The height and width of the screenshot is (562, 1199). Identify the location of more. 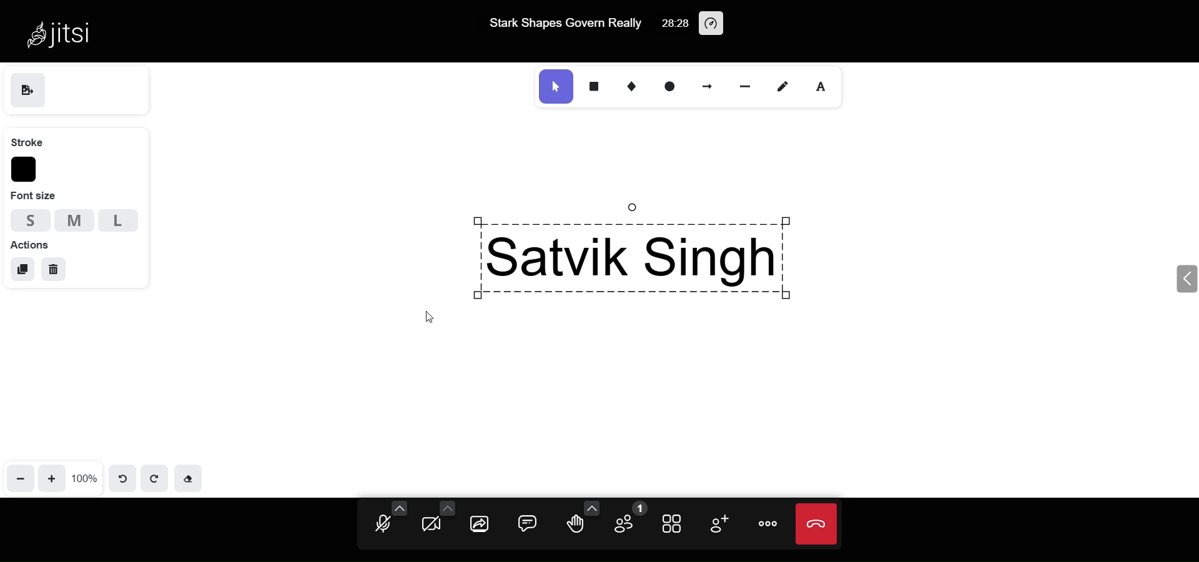
(769, 525).